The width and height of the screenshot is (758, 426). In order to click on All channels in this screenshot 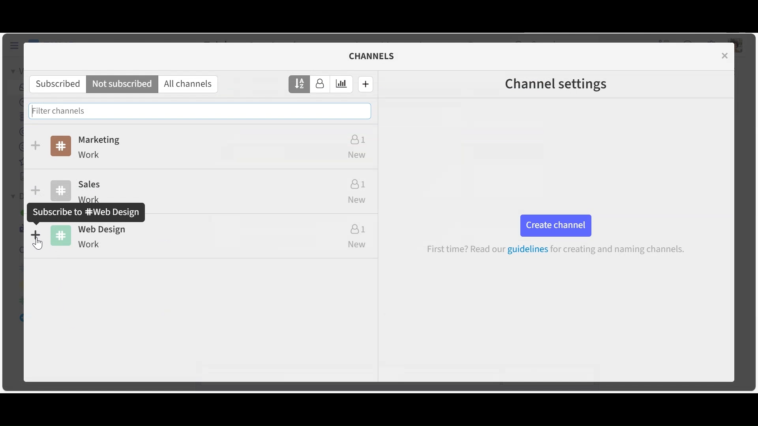, I will do `click(189, 84)`.